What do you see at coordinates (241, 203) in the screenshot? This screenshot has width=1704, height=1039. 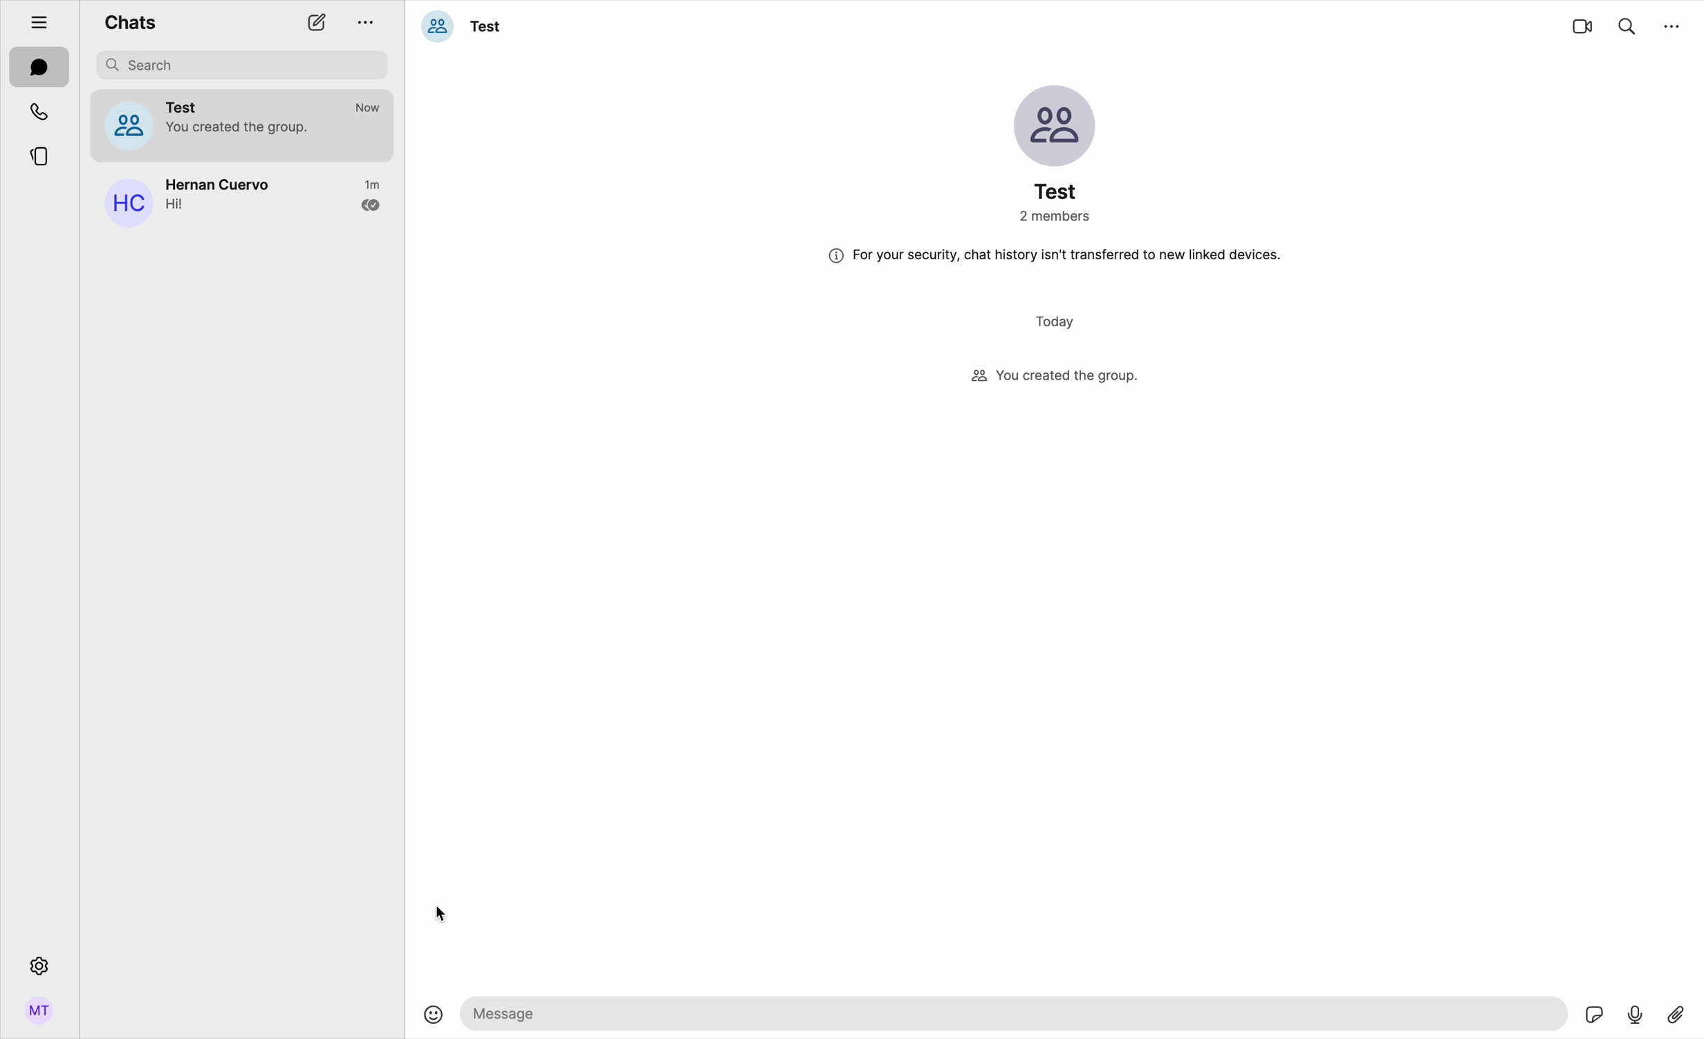 I see `Hernan Cuervo's chat` at bounding box center [241, 203].